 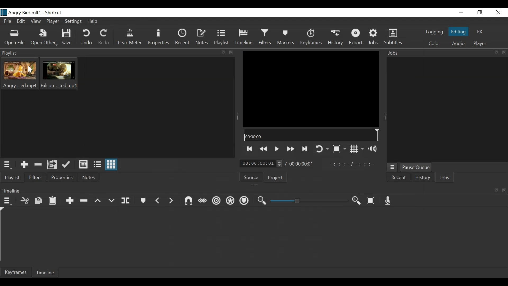 What do you see at coordinates (358, 149) in the screenshot?
I see `Toggle display grid on player` at bounding box center [358, 149].